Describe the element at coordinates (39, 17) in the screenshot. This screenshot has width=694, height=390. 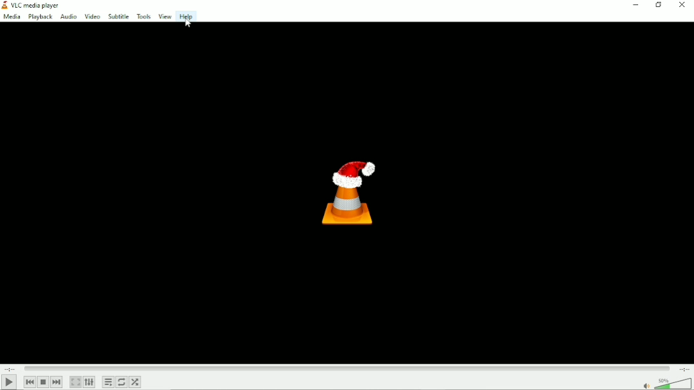
I see `Playback` at that location.